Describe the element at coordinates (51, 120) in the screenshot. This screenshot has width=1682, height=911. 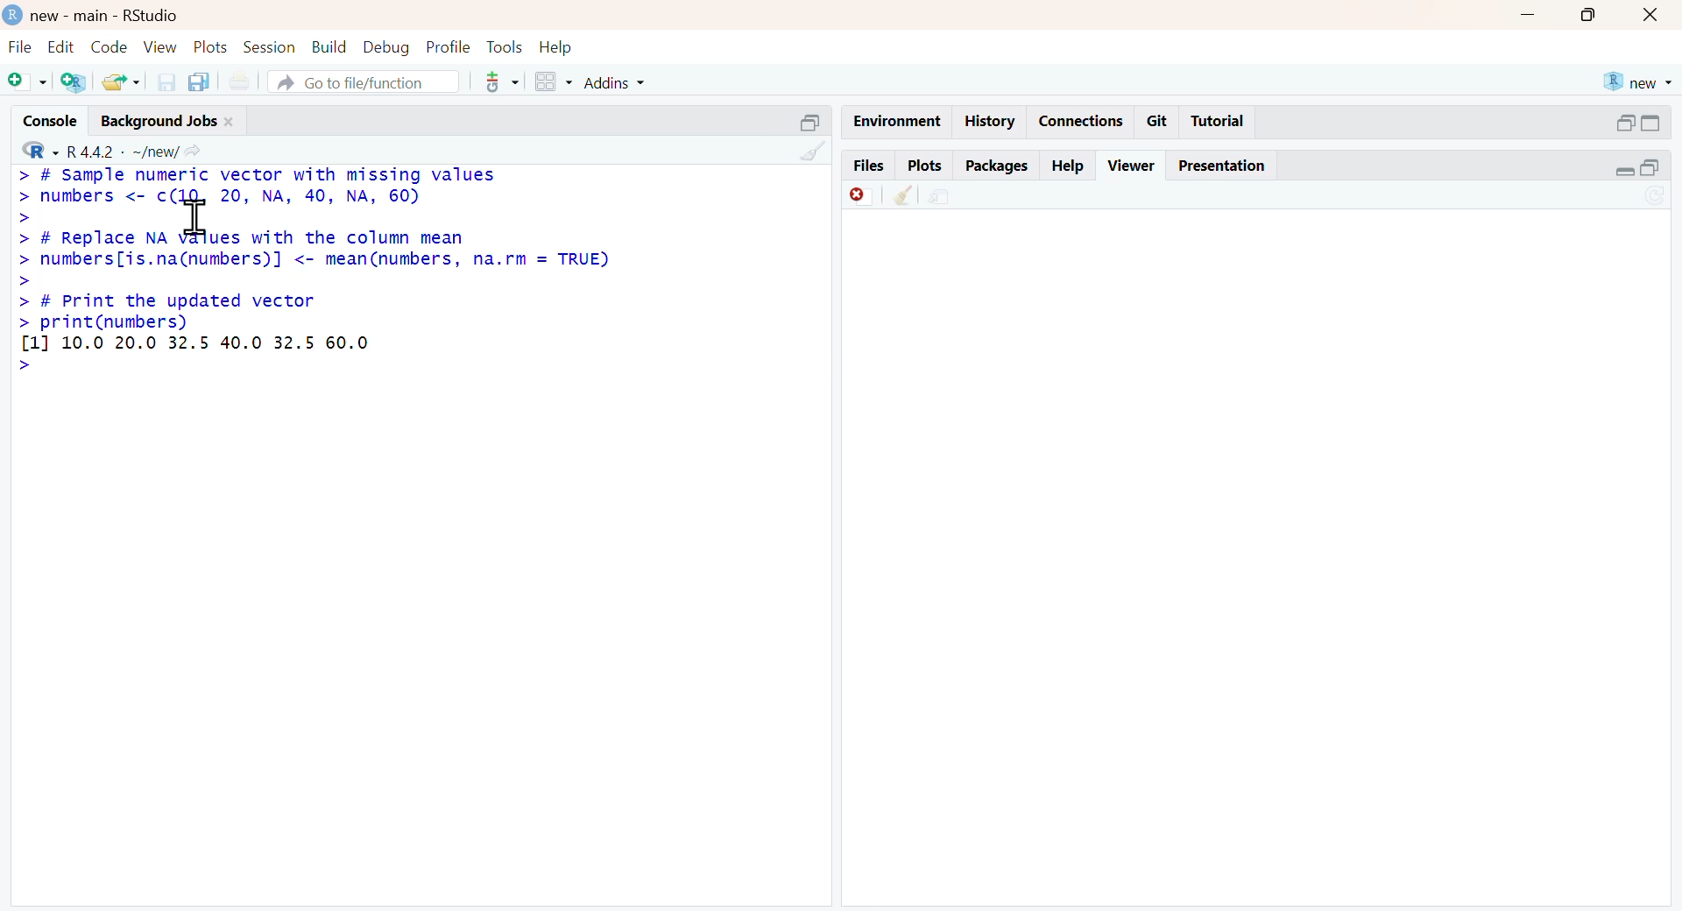
I see `console` at that location.